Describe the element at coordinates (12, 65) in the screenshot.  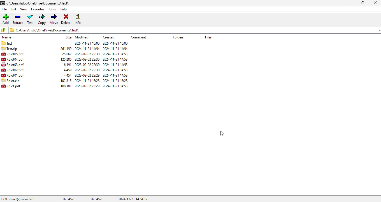
I see `file name` at that location.